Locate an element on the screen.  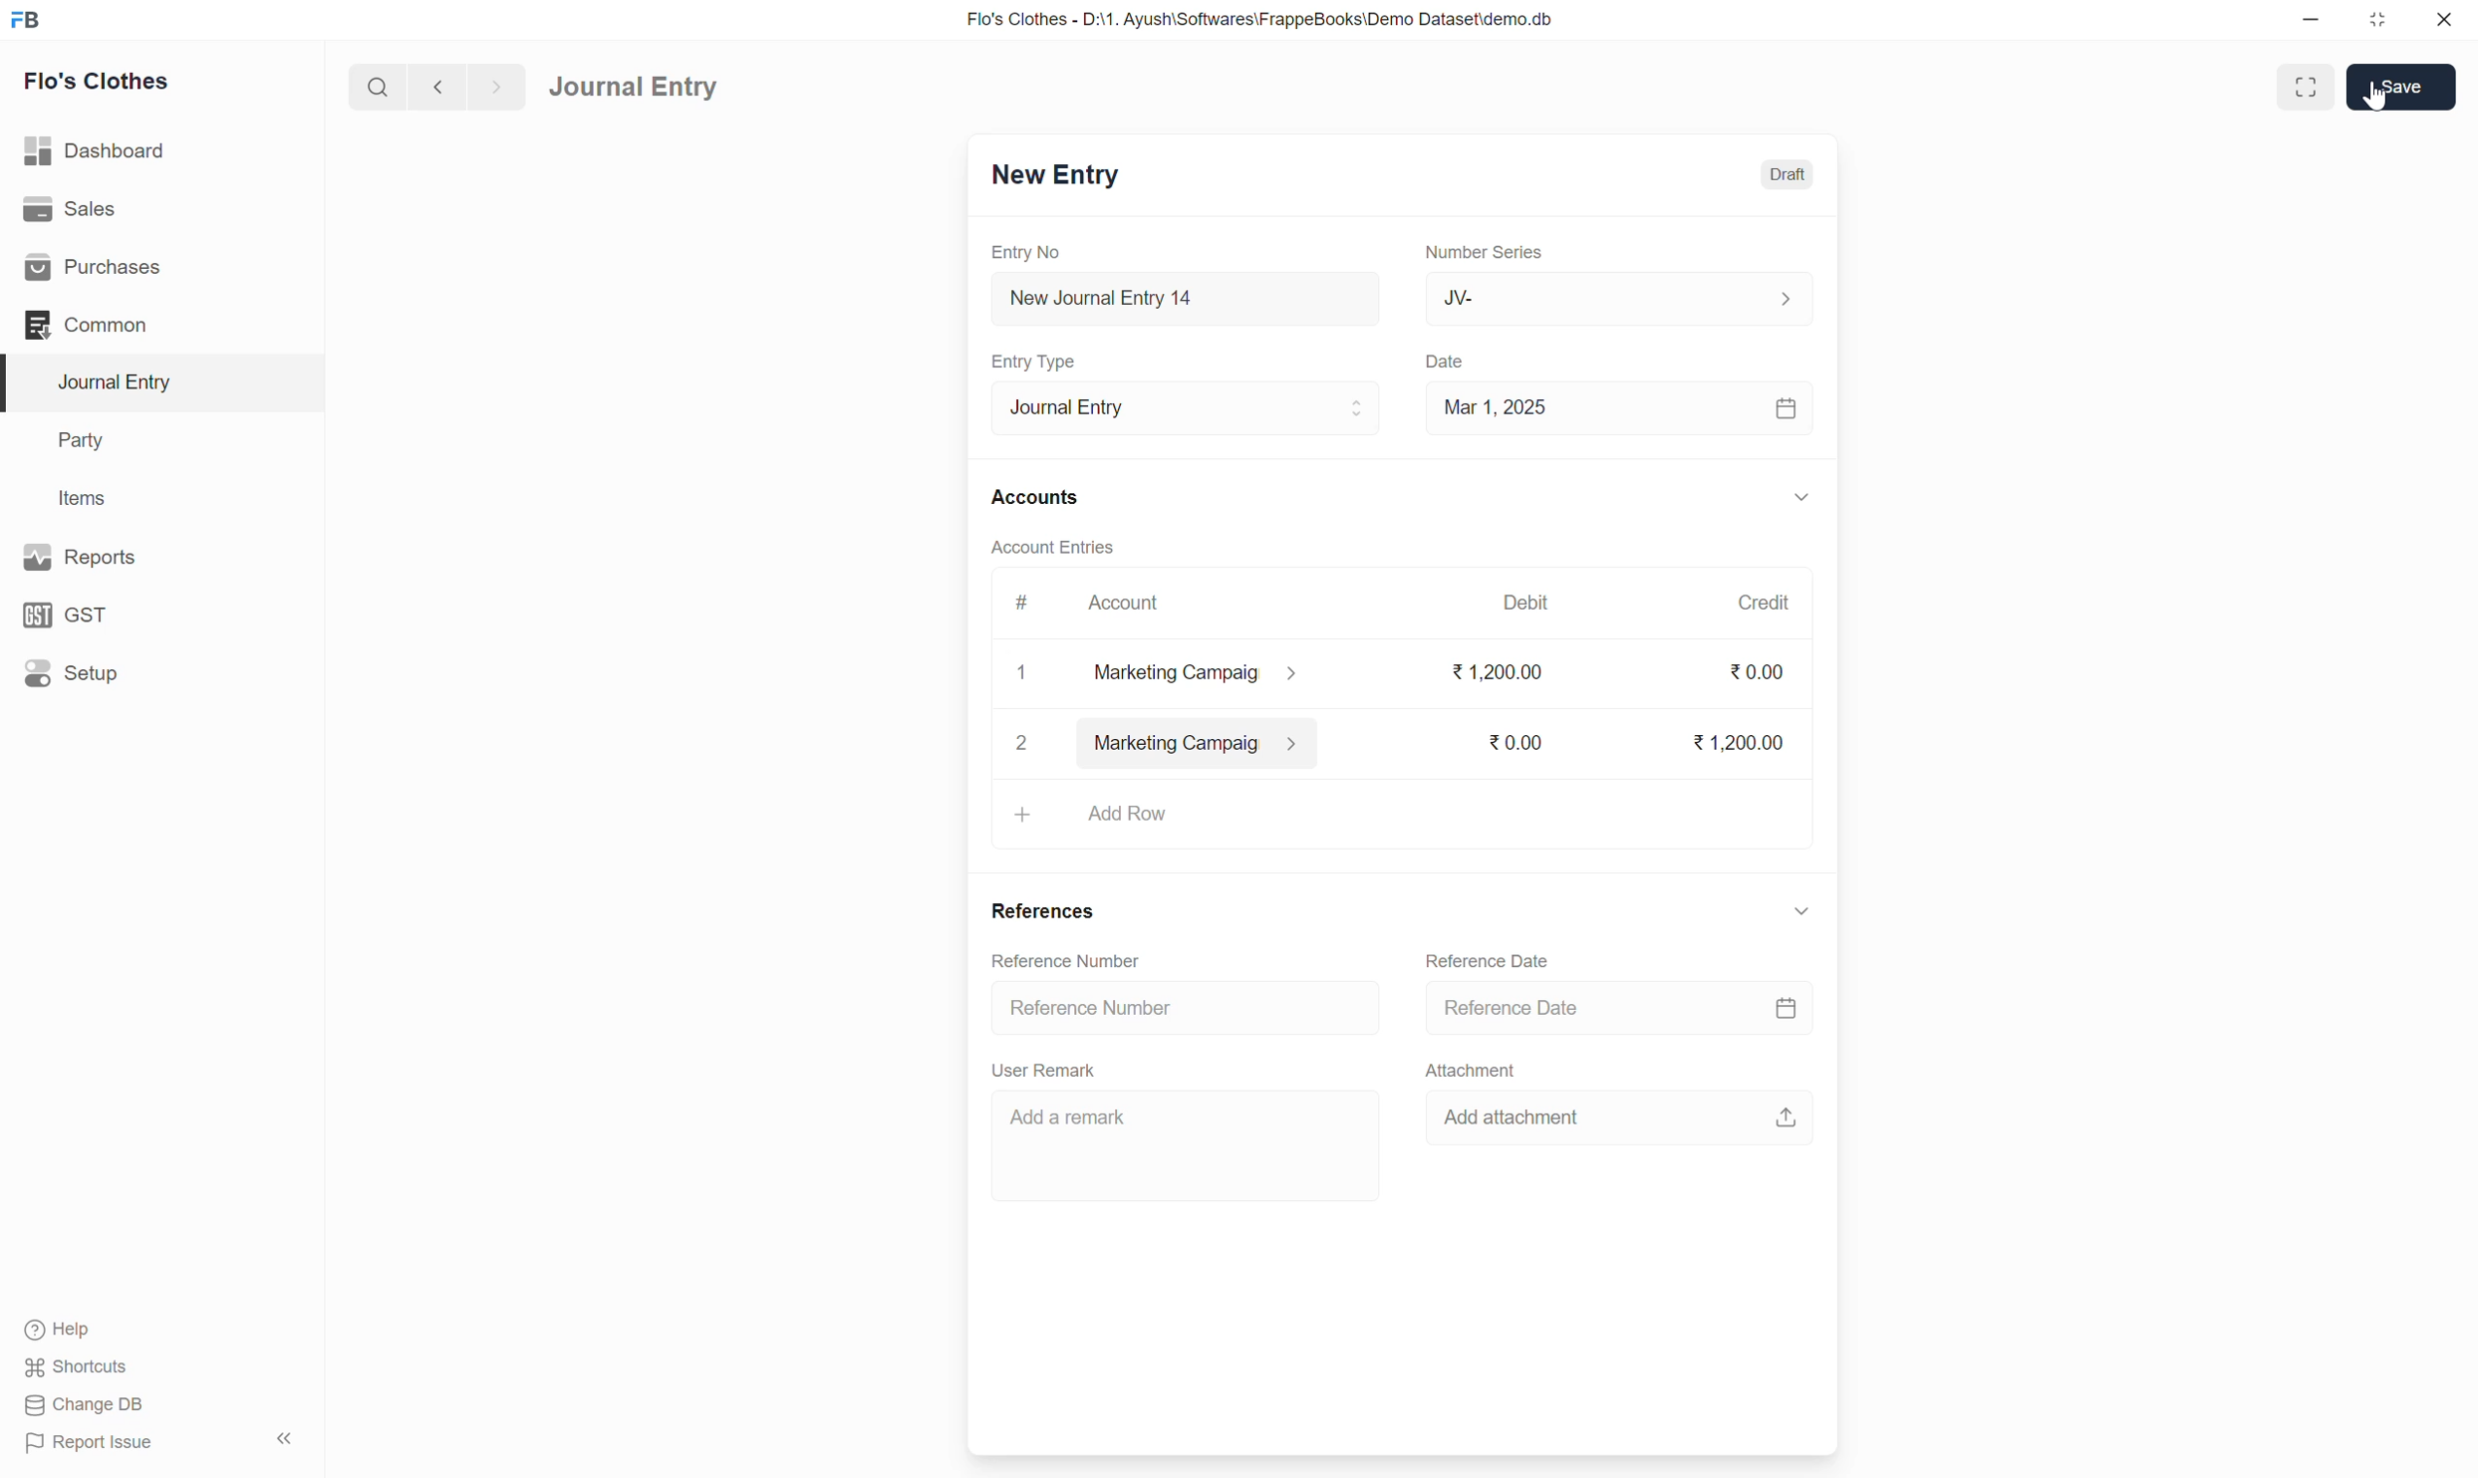
Reference Number is located at coordinates (1069, 962).